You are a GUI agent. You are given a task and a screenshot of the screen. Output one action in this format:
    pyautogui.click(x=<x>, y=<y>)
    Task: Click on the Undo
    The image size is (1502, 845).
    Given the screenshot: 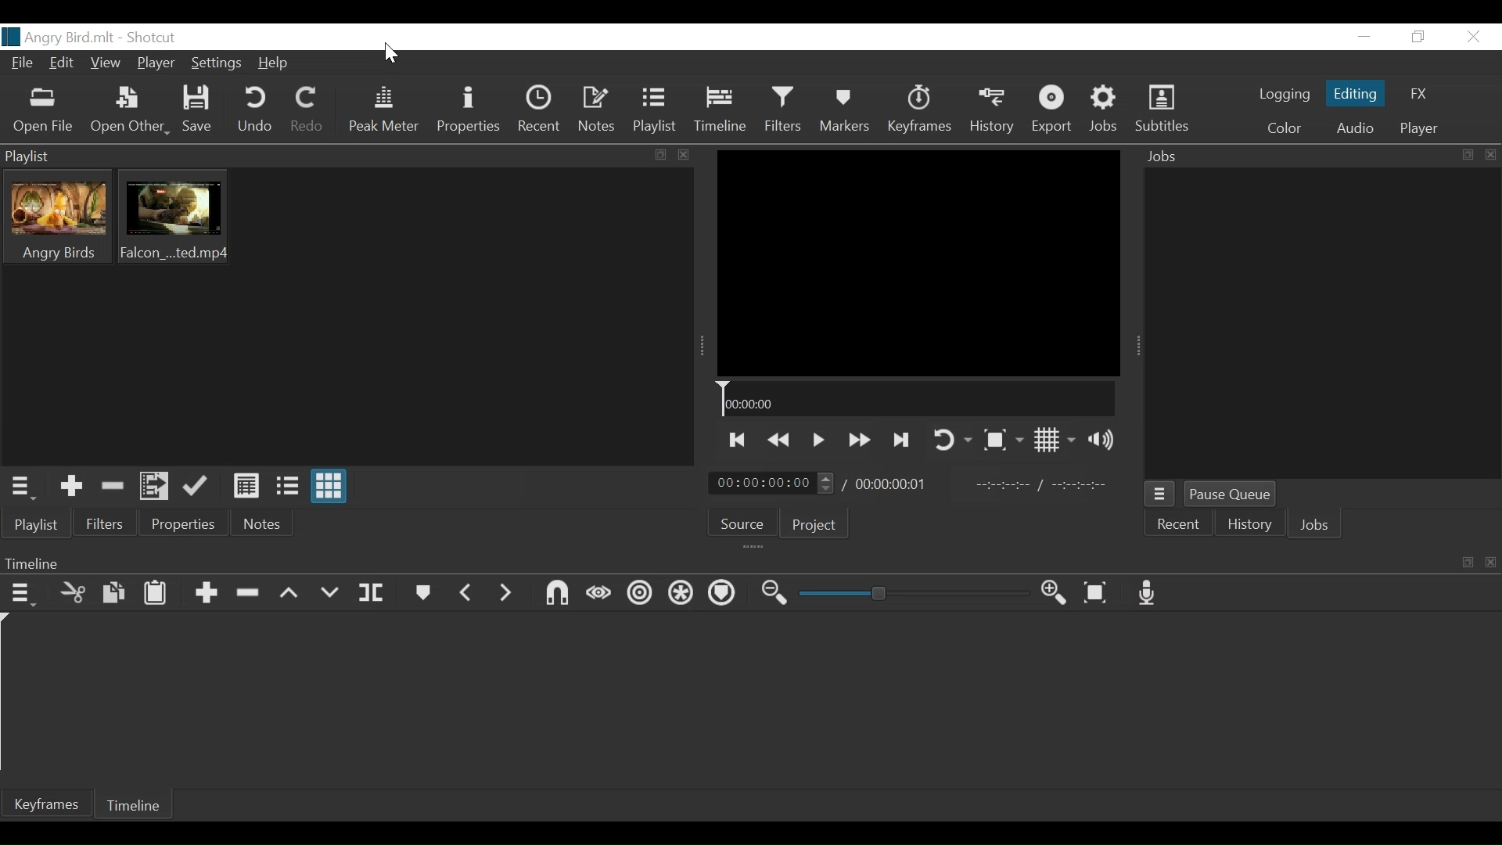 What is the action you would take?
    pyautogui.click(x=253, y=110)
    